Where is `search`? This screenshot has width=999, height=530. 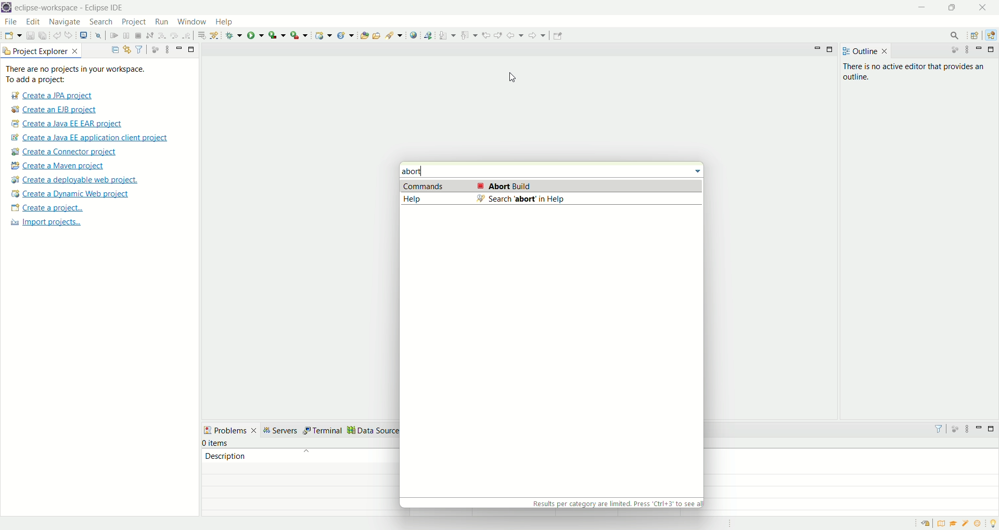
search is located at coordinates (394, 36).